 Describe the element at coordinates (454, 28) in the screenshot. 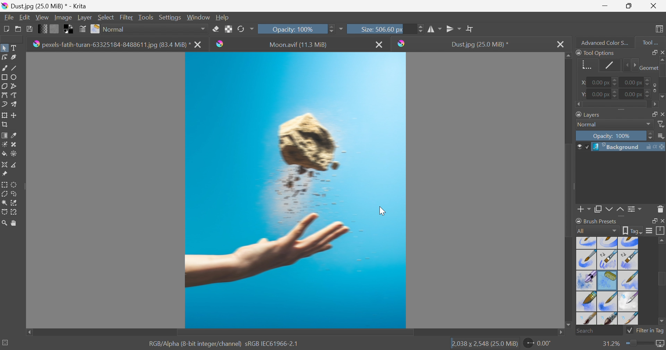

I see `Horizontal mirror tool` at that location.